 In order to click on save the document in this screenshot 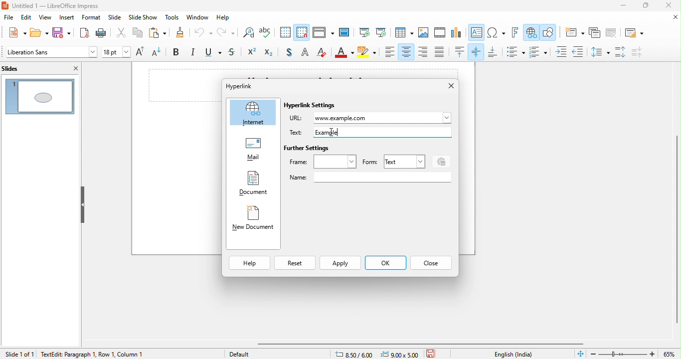, I will do `click(434, 353)`.